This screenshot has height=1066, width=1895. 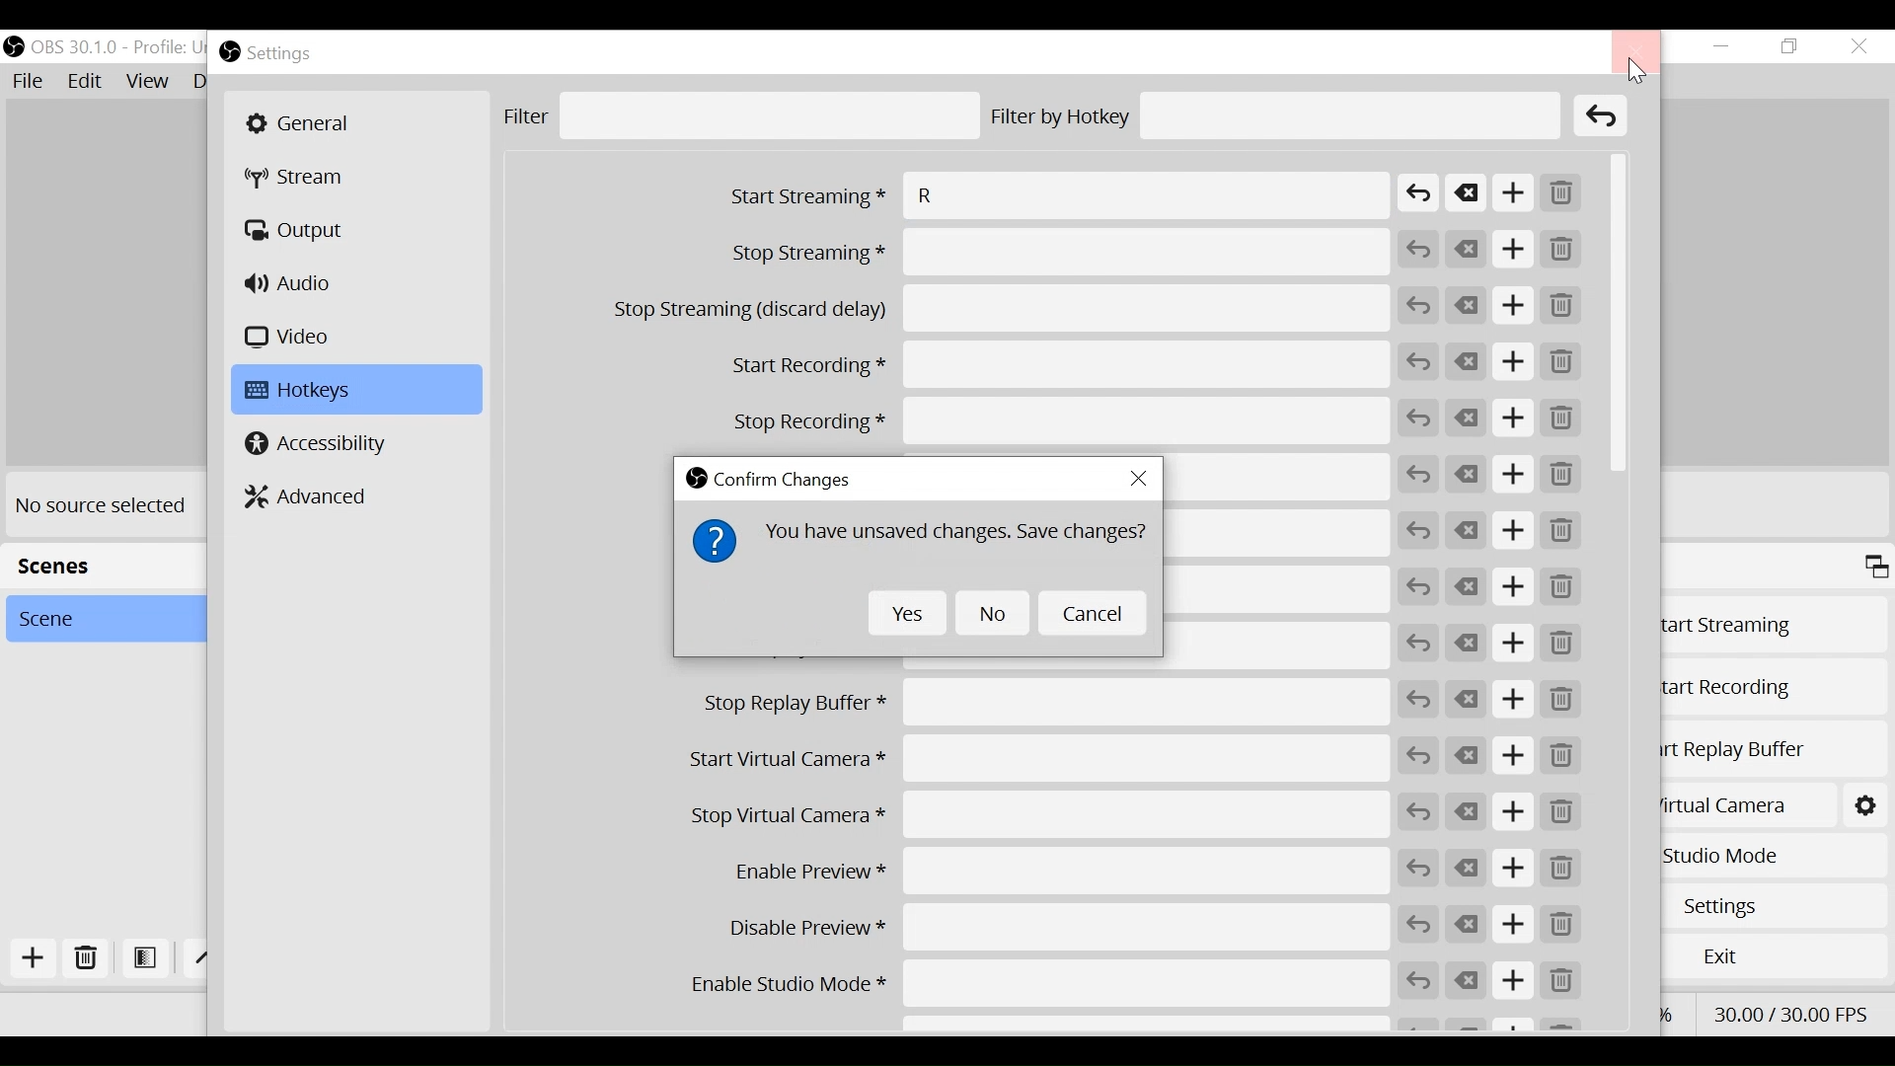 I want to click on Revert, so click(x=1419, y=980).